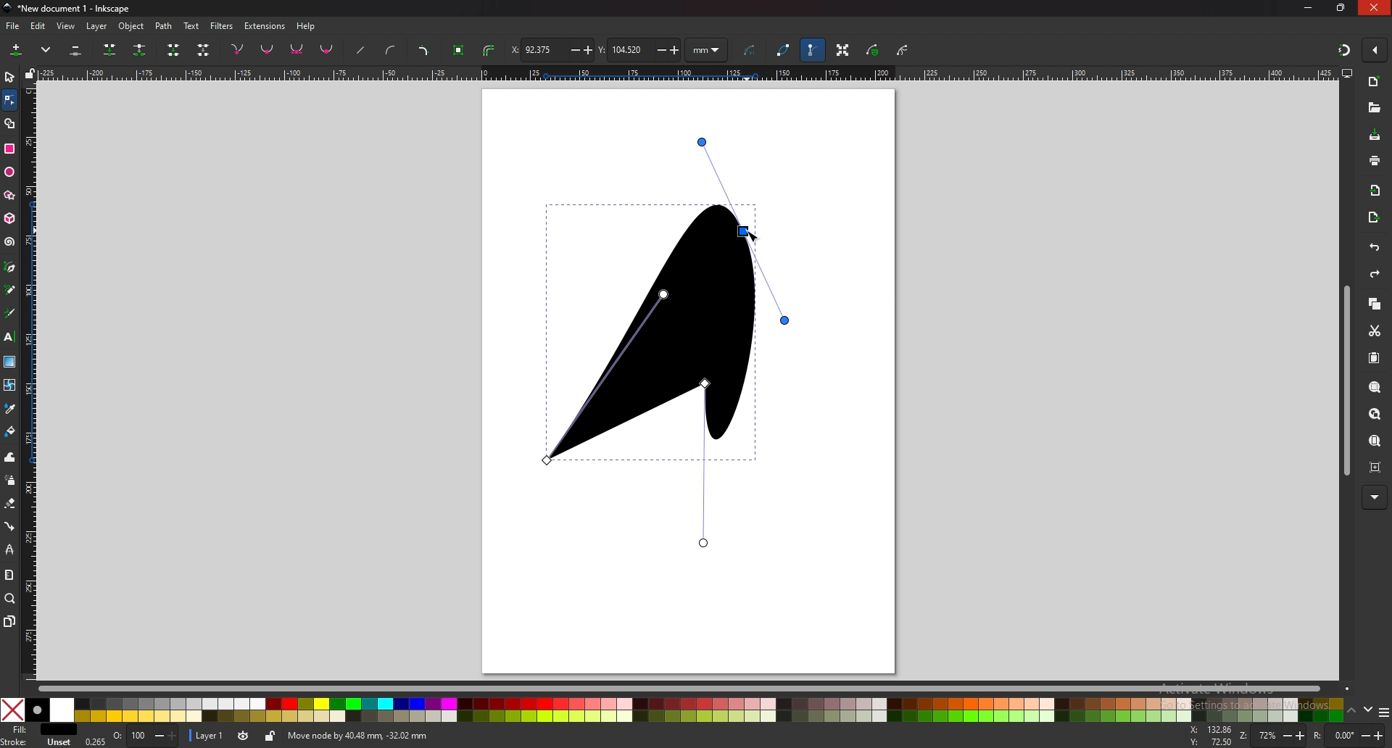  Describe the element at coordinates (706, 49) in the screenshot. I see `units` at that location.